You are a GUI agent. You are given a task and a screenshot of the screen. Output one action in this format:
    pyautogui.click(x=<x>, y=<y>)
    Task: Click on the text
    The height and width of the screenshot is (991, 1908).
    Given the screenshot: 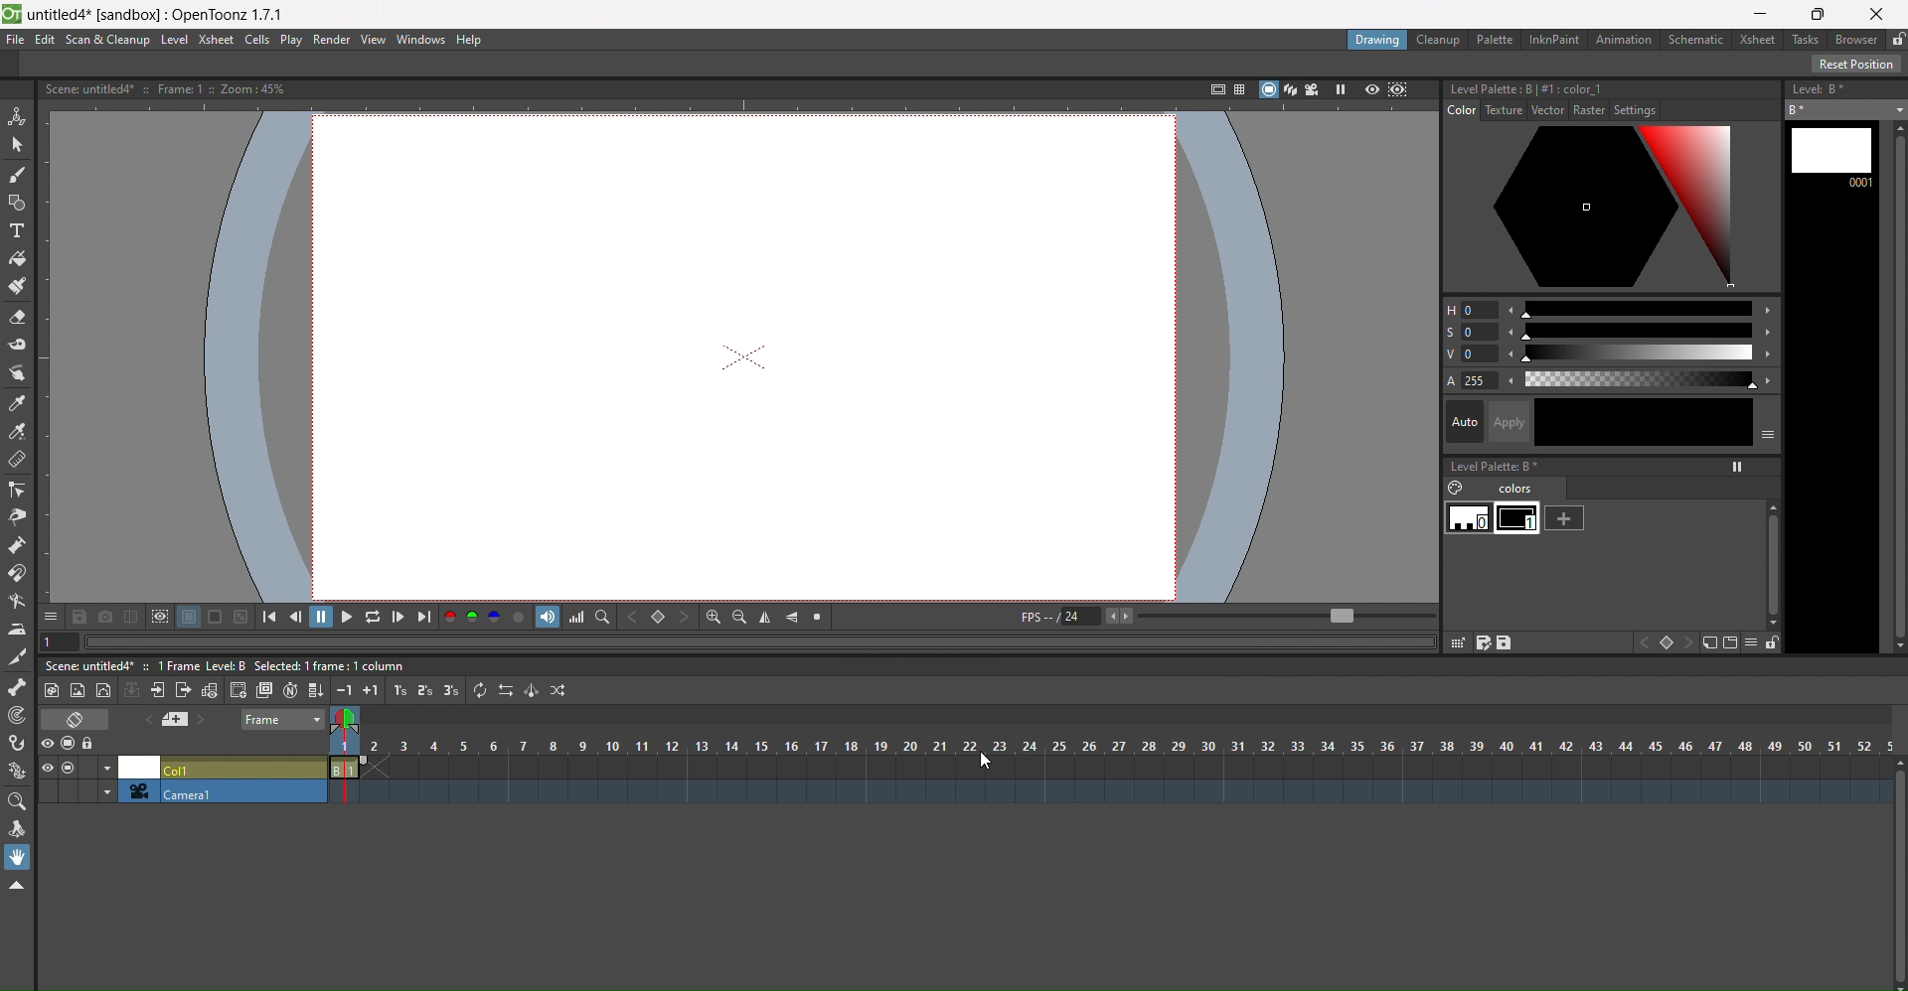 What is the action you would take?
    pyautogui.click(x=171, y=88)
    